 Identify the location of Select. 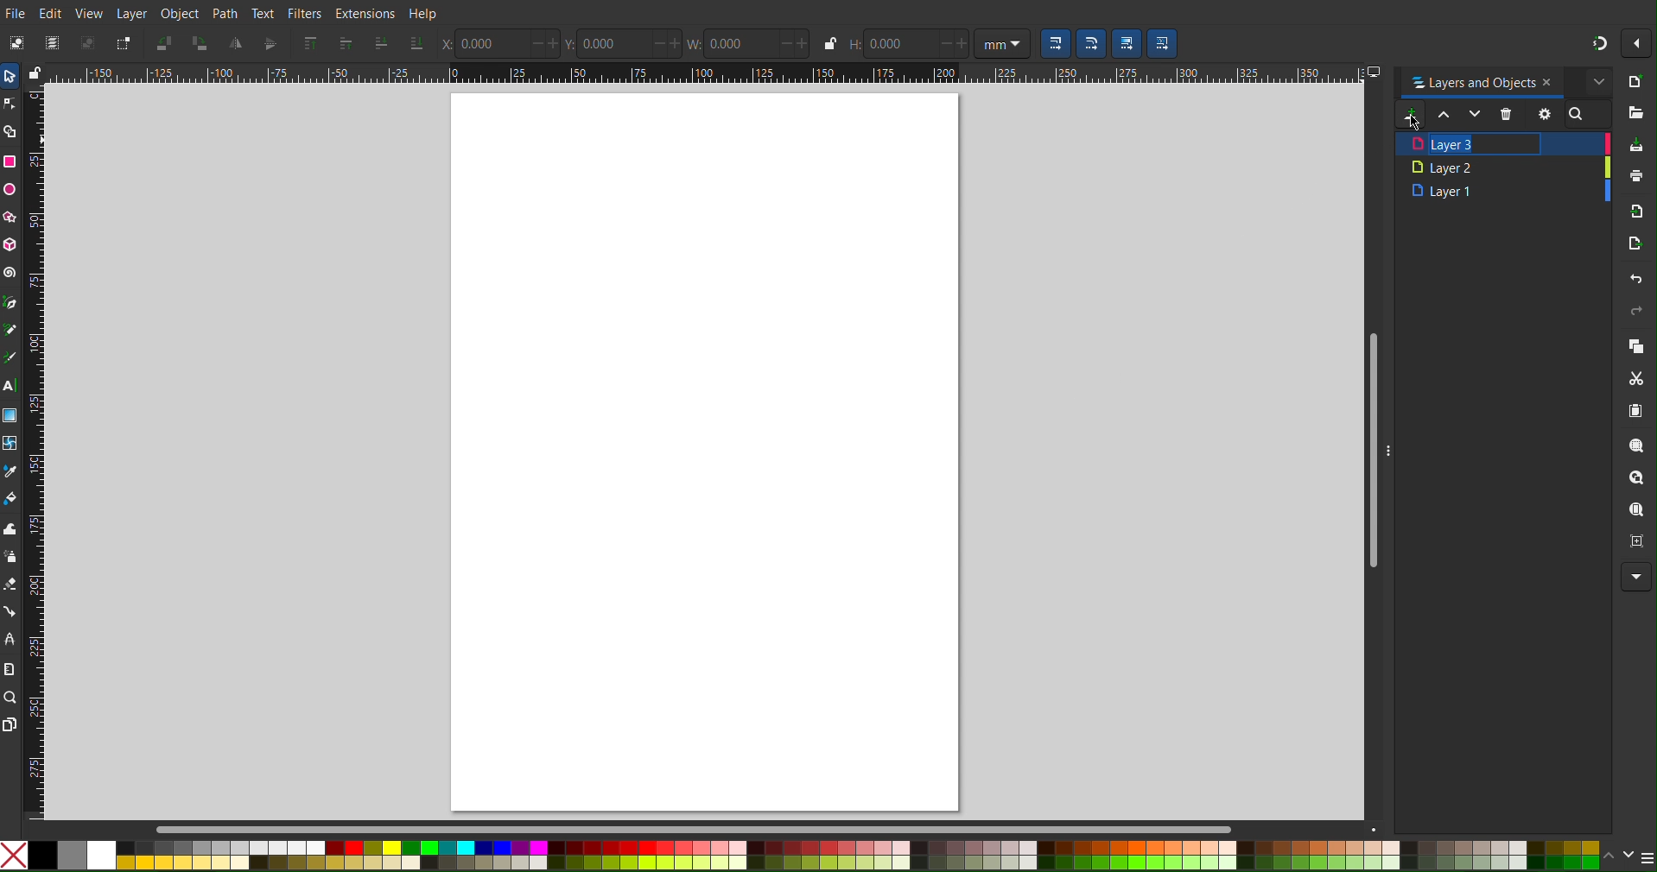
(14, 75).